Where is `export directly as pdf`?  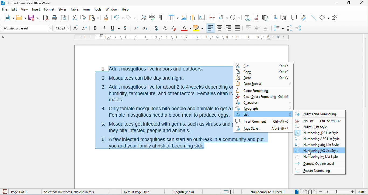 export directly as pdf is located at coordinates (45, 18).